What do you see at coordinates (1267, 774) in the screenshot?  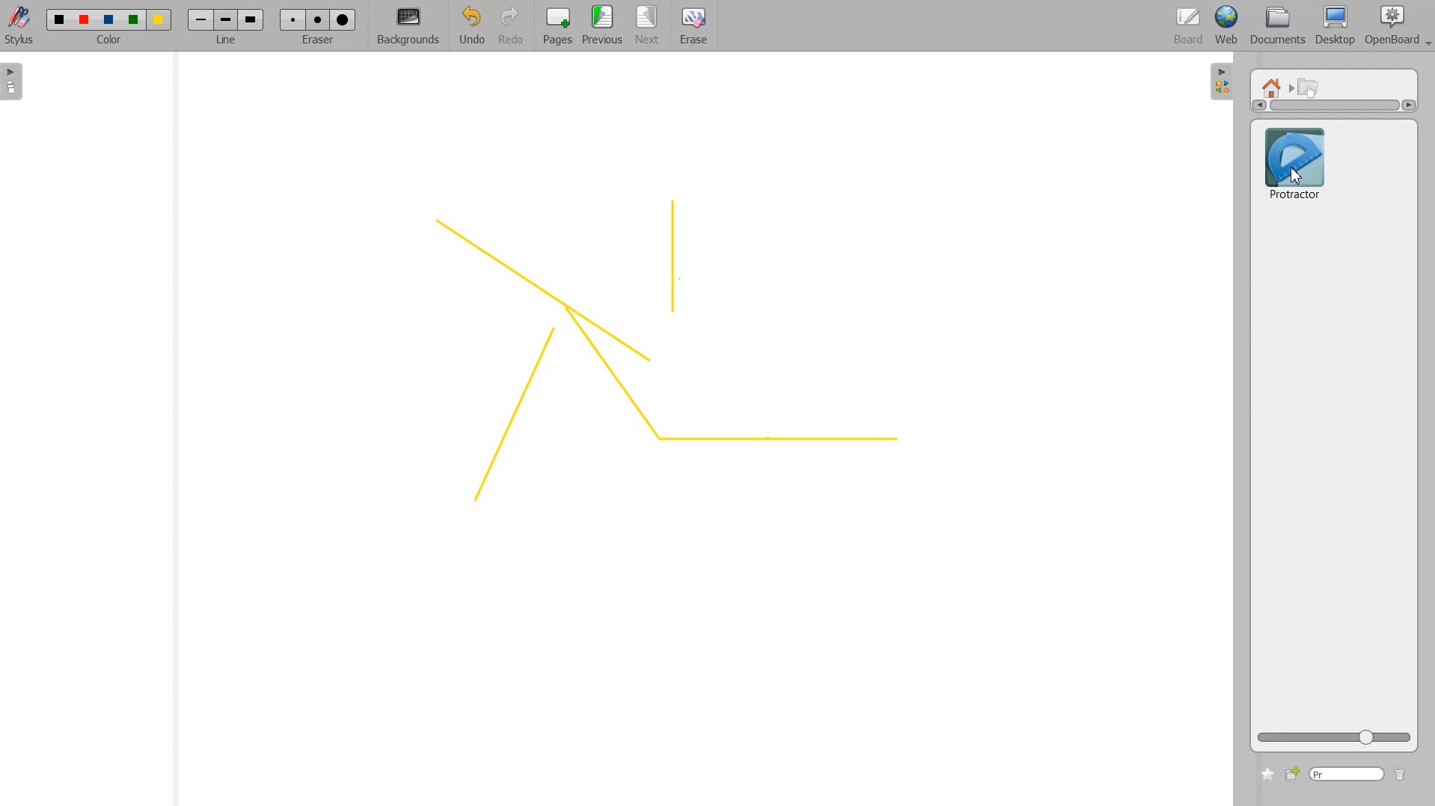 I see `Add to favorite` at bounding box center [1267, 774].